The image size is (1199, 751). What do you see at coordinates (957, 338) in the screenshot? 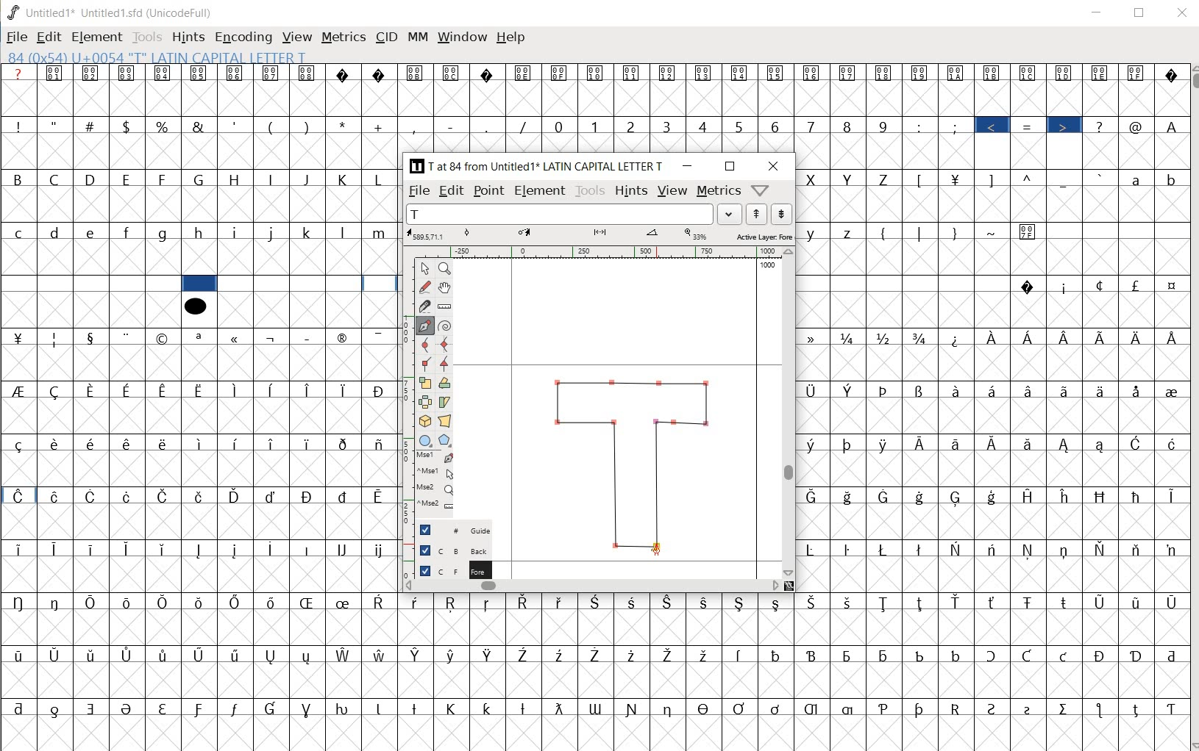
I see `Symbol` at bounding box center [957, 338].